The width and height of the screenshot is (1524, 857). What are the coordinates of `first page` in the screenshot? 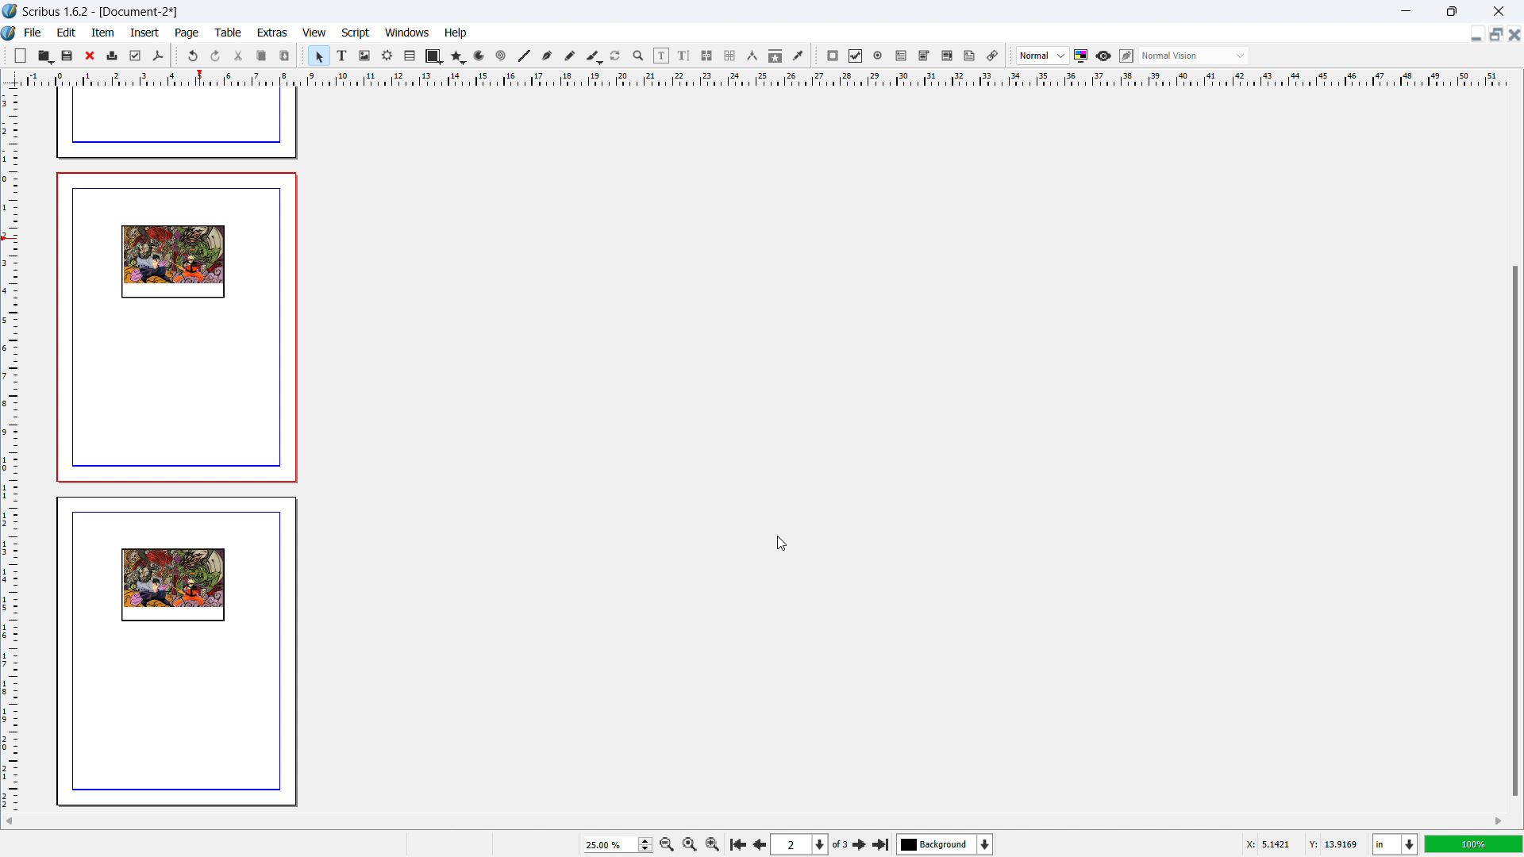 It's located at (737, 843).